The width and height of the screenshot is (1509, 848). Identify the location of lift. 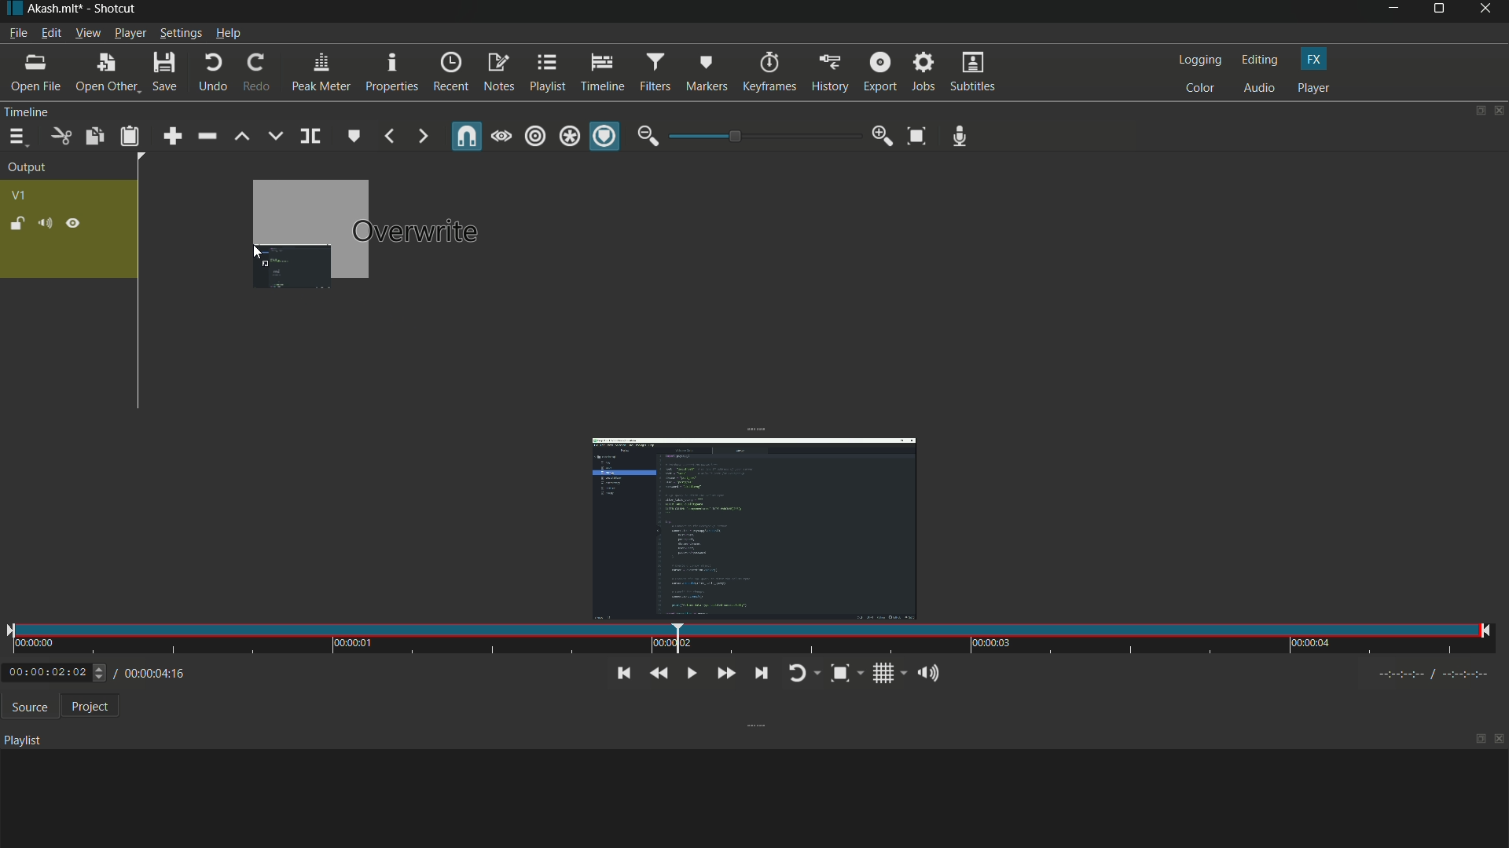
(243, 137).